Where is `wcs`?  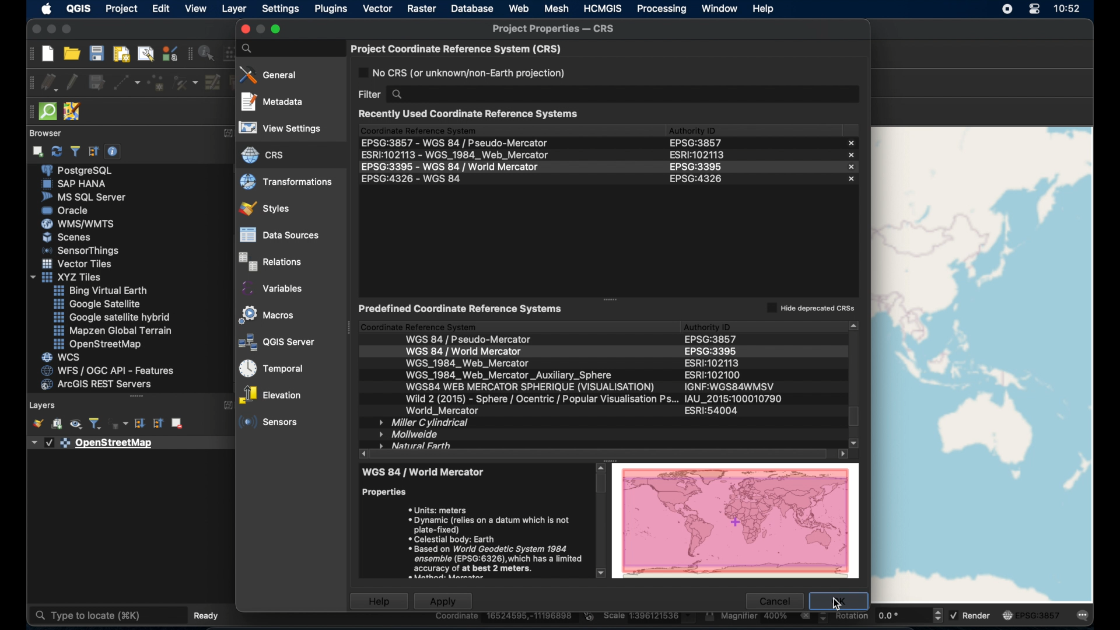 wcs is located at coordinates (62, 356).